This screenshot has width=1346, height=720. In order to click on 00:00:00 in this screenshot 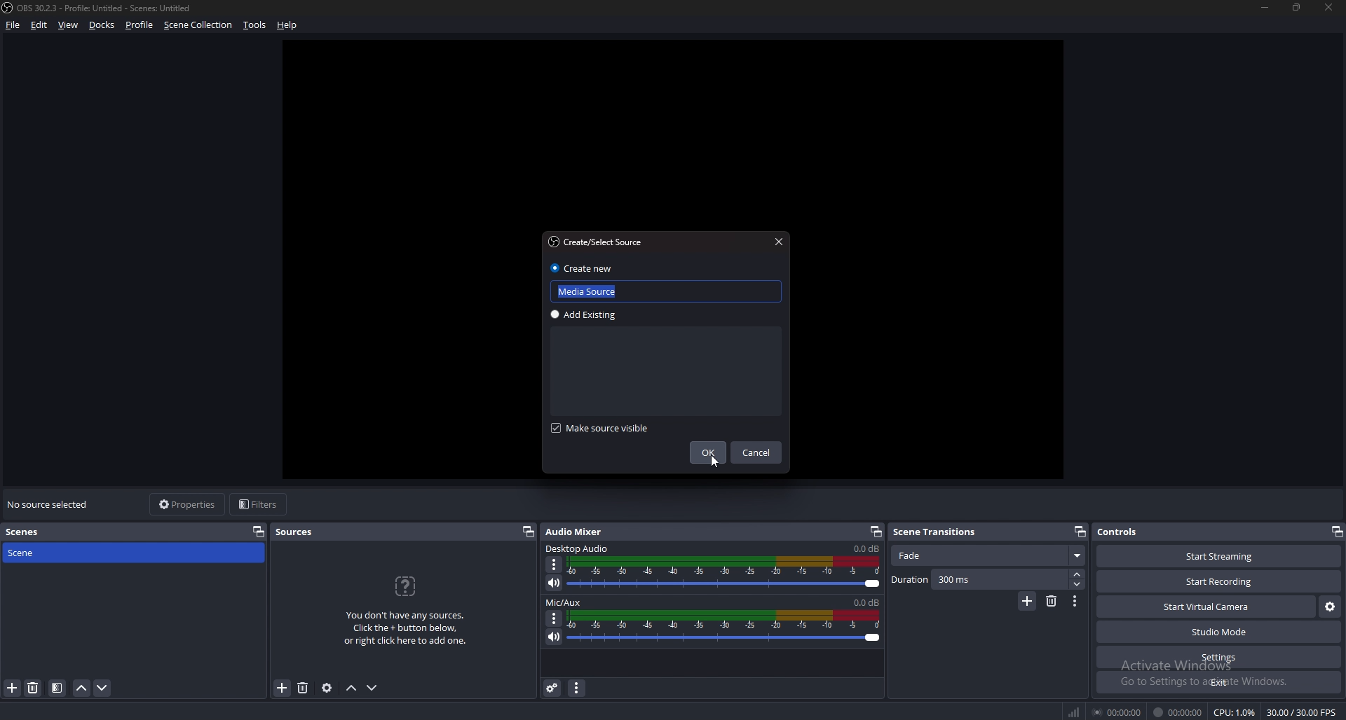, I will do `click(1119, 712)`.